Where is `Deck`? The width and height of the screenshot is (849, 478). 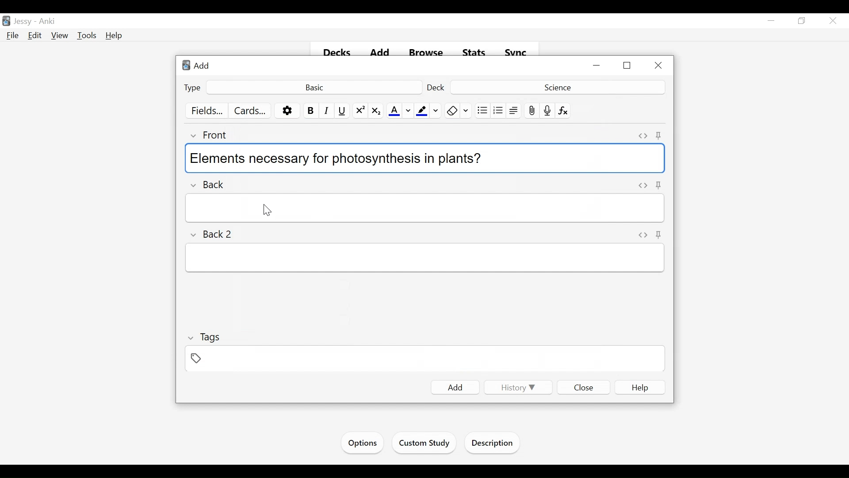
Deck is located at coordinates (437, 87).